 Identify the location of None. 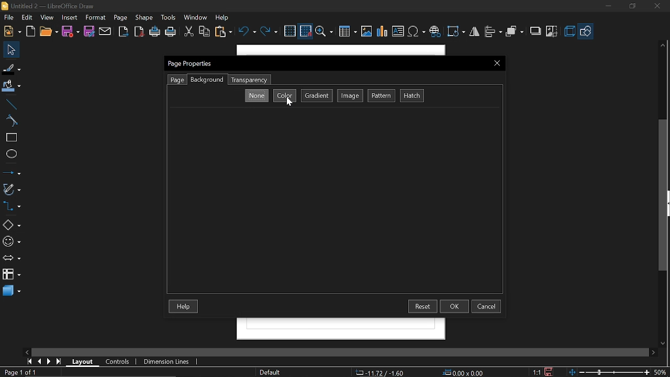
(256, 96).